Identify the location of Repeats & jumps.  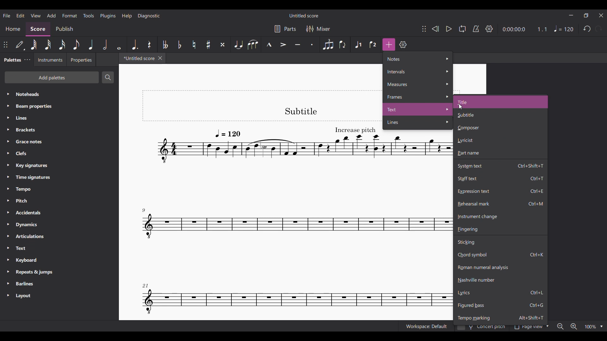
(59, 272).